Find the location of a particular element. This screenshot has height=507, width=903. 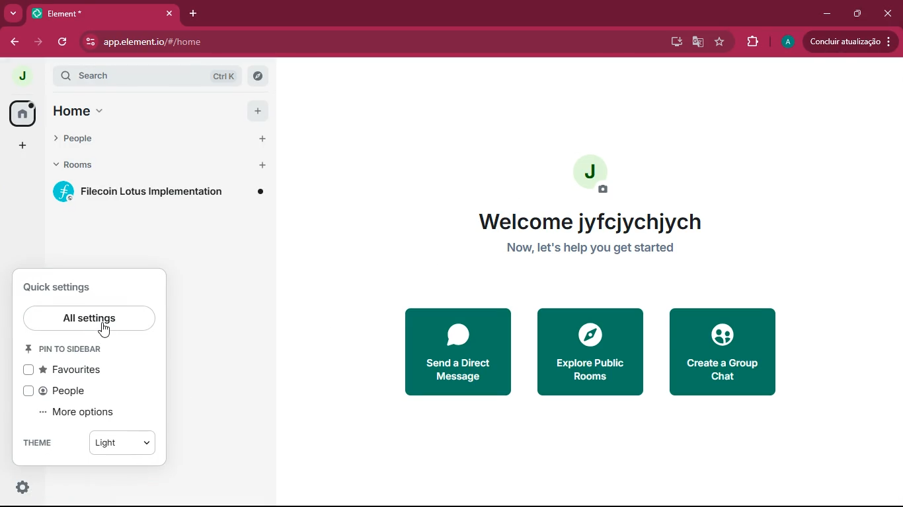

send a direct message is located at coordinates (455, 353).